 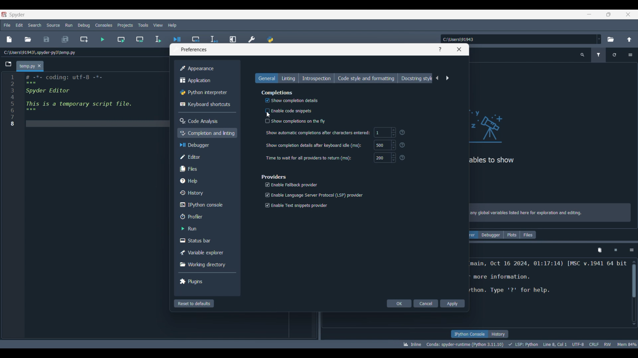 What do you see at coordinates (47, 39) in the screenshot?
I see `Save file` at bounding box center [47, 39].